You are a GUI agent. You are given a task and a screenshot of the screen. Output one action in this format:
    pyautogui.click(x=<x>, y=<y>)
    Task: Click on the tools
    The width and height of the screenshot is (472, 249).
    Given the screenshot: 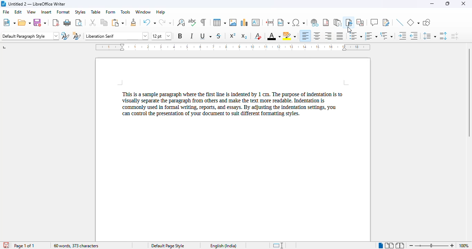 What is the action you would take?
    pyautogui.click(x=125, y=12)
    